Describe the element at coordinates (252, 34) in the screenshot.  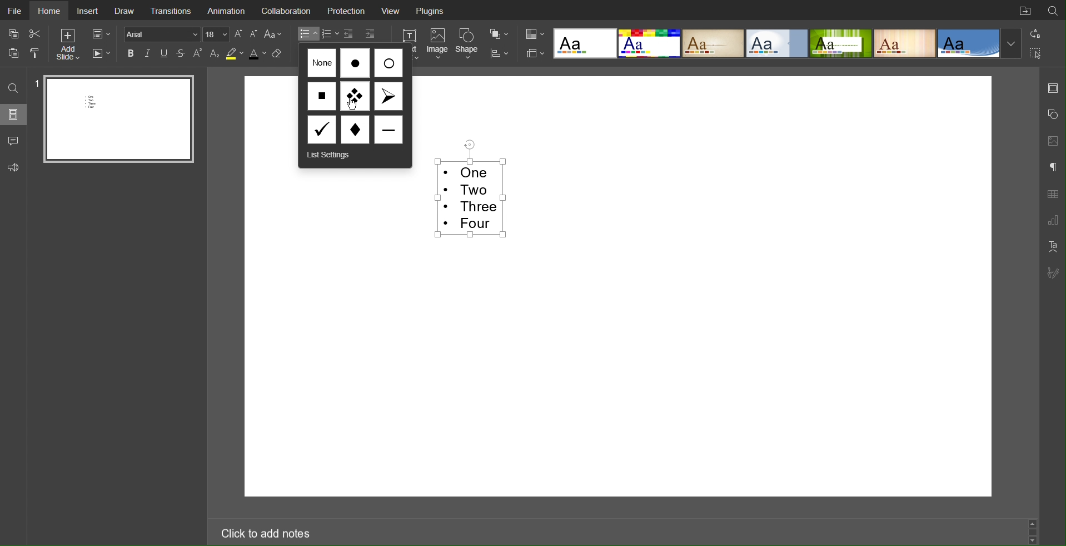
I see `Decrease Font` at that location.